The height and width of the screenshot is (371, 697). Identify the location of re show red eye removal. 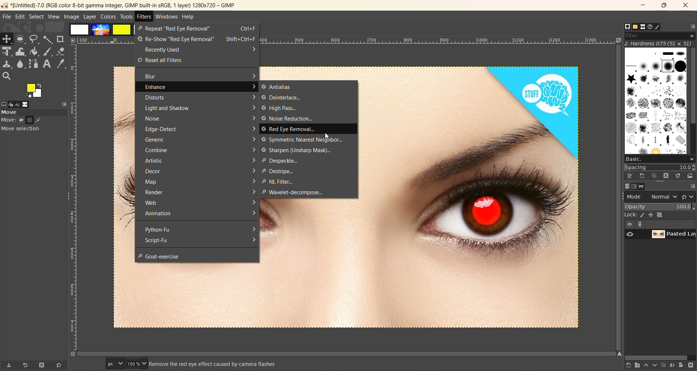
(196, 40).